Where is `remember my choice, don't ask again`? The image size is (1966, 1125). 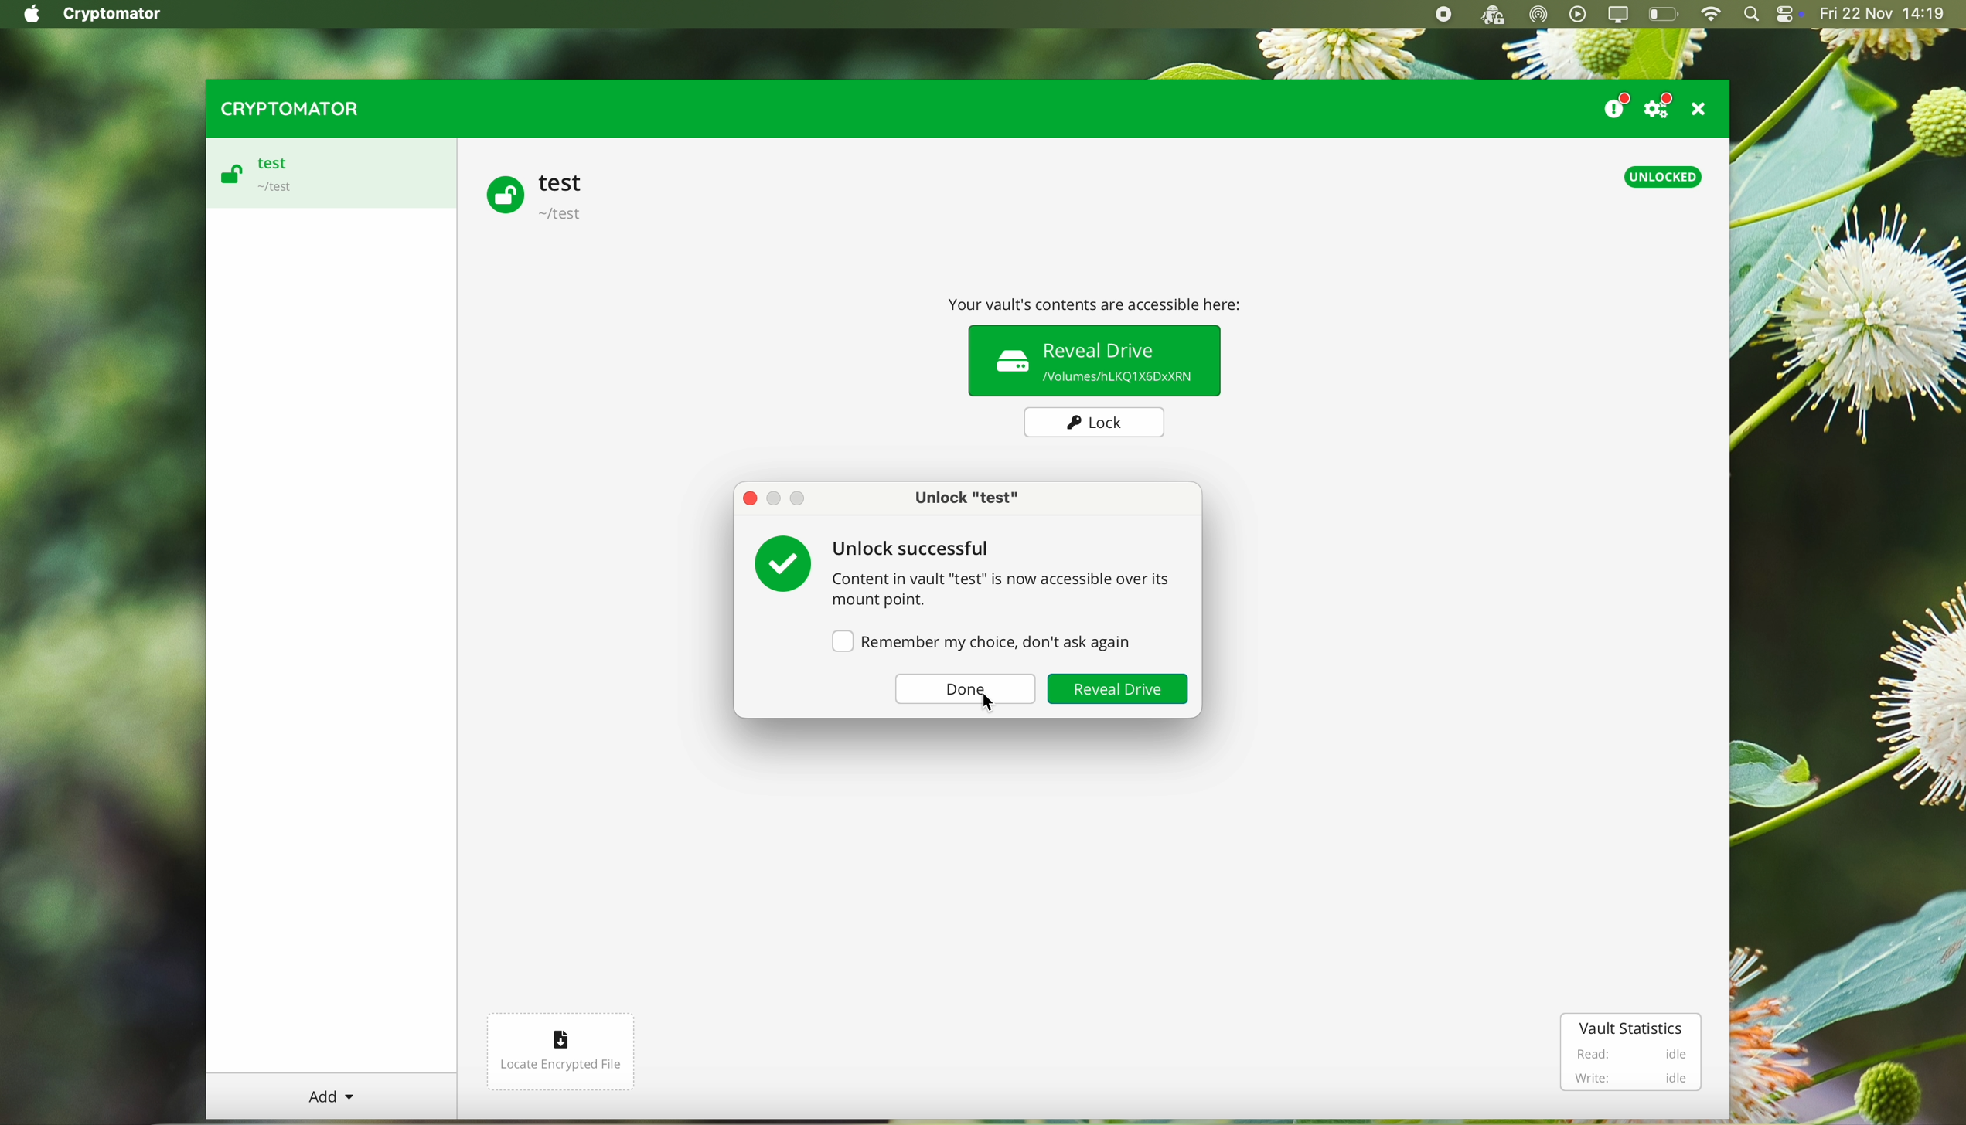 remember my choice, don't ask again is located at coordinates (986, 640).